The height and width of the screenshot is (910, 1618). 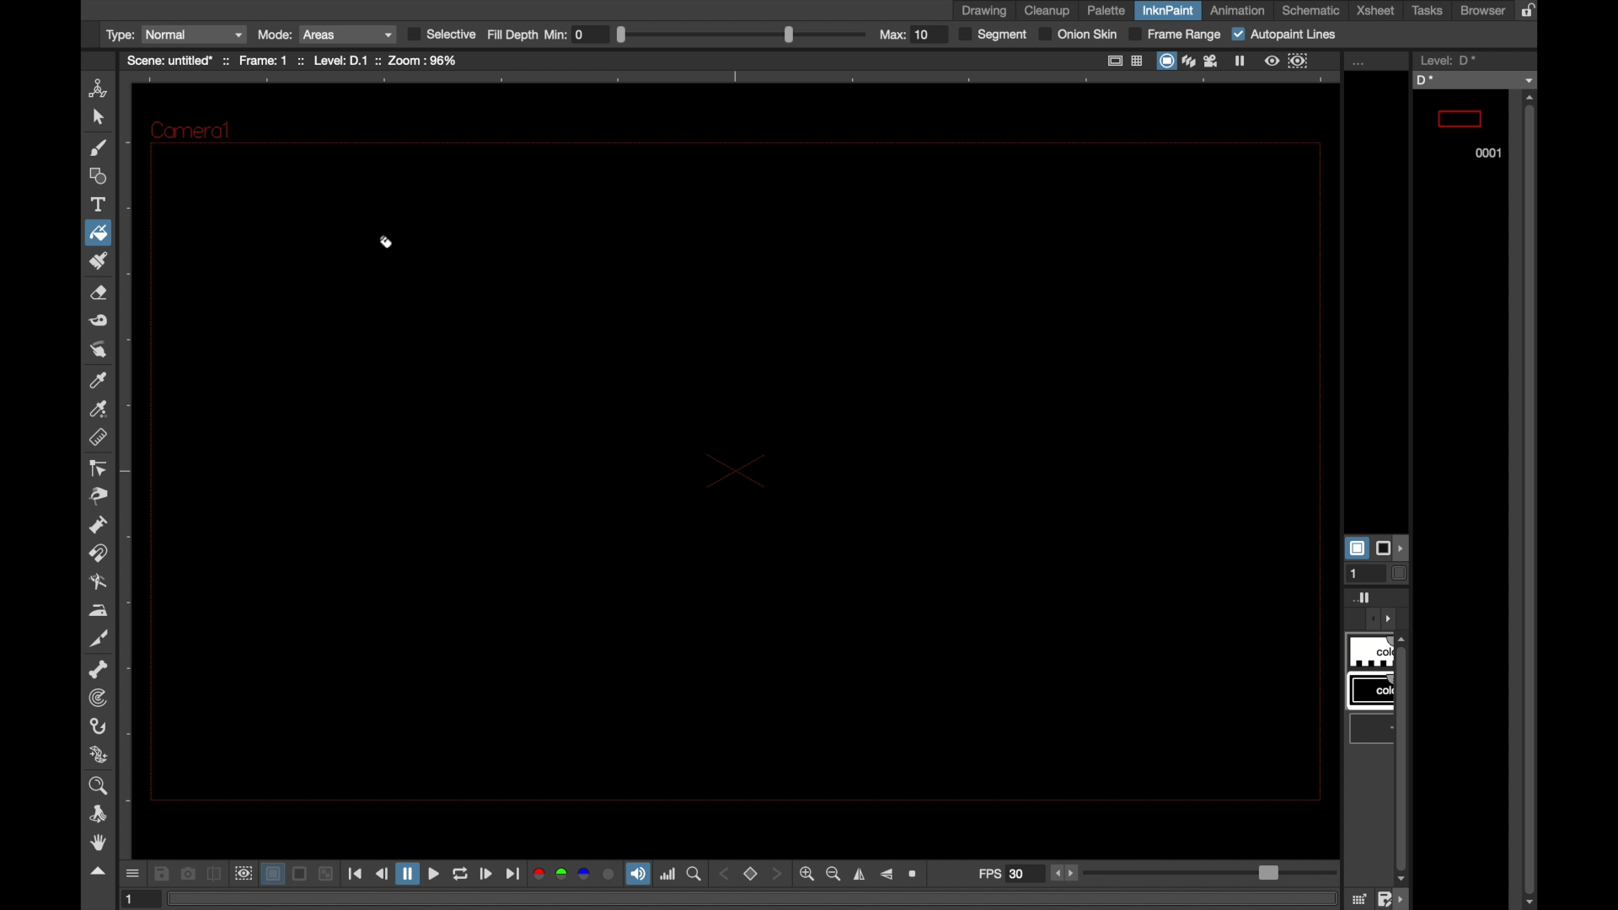 I want to click on type tool, so click(x=99, y=204).